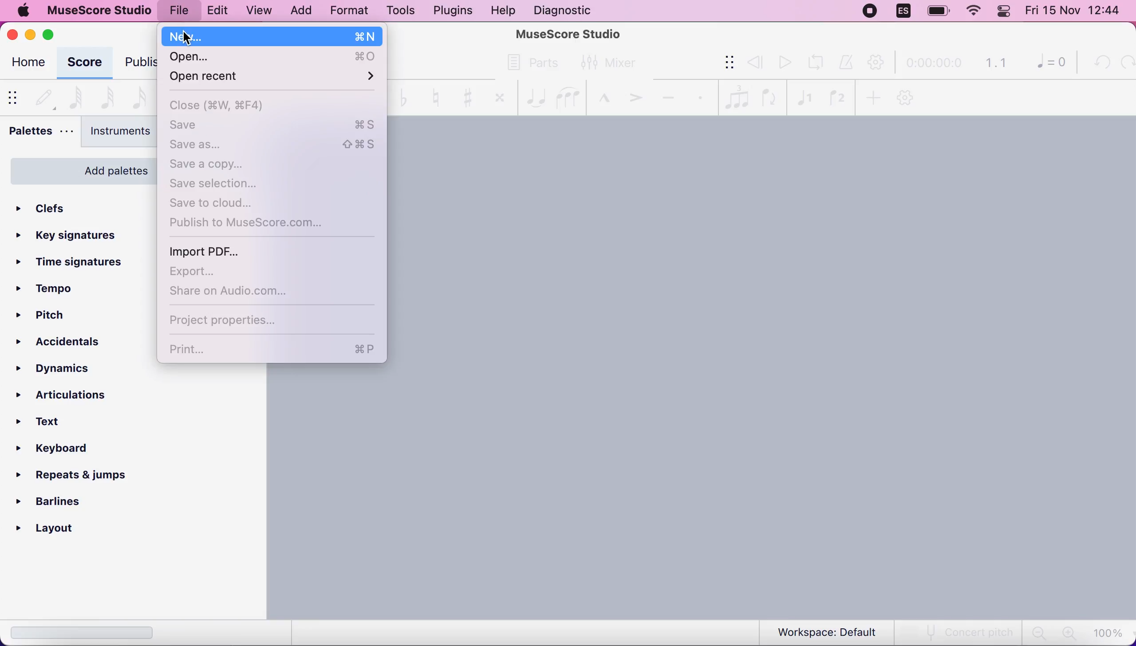 This screenshot has height=646, width=1136. What do you see at coordinates (180, 12) in the screenshot?
I see `file` at bounding box center [180, 12].